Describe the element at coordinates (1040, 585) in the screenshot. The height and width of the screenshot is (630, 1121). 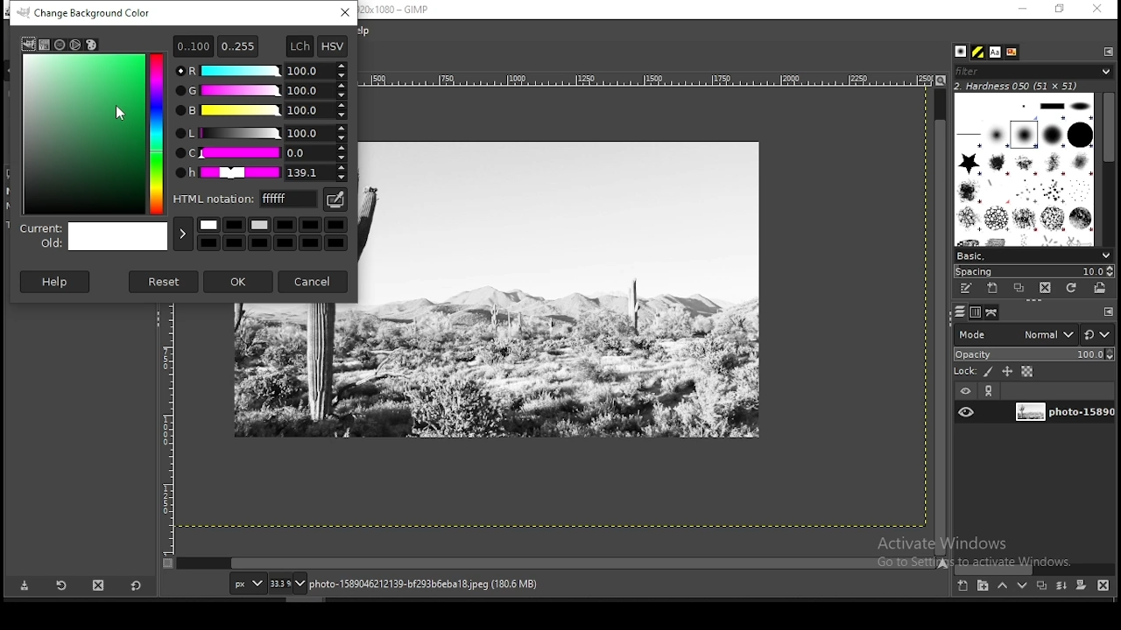
I see `duplicate this layer` at that location.